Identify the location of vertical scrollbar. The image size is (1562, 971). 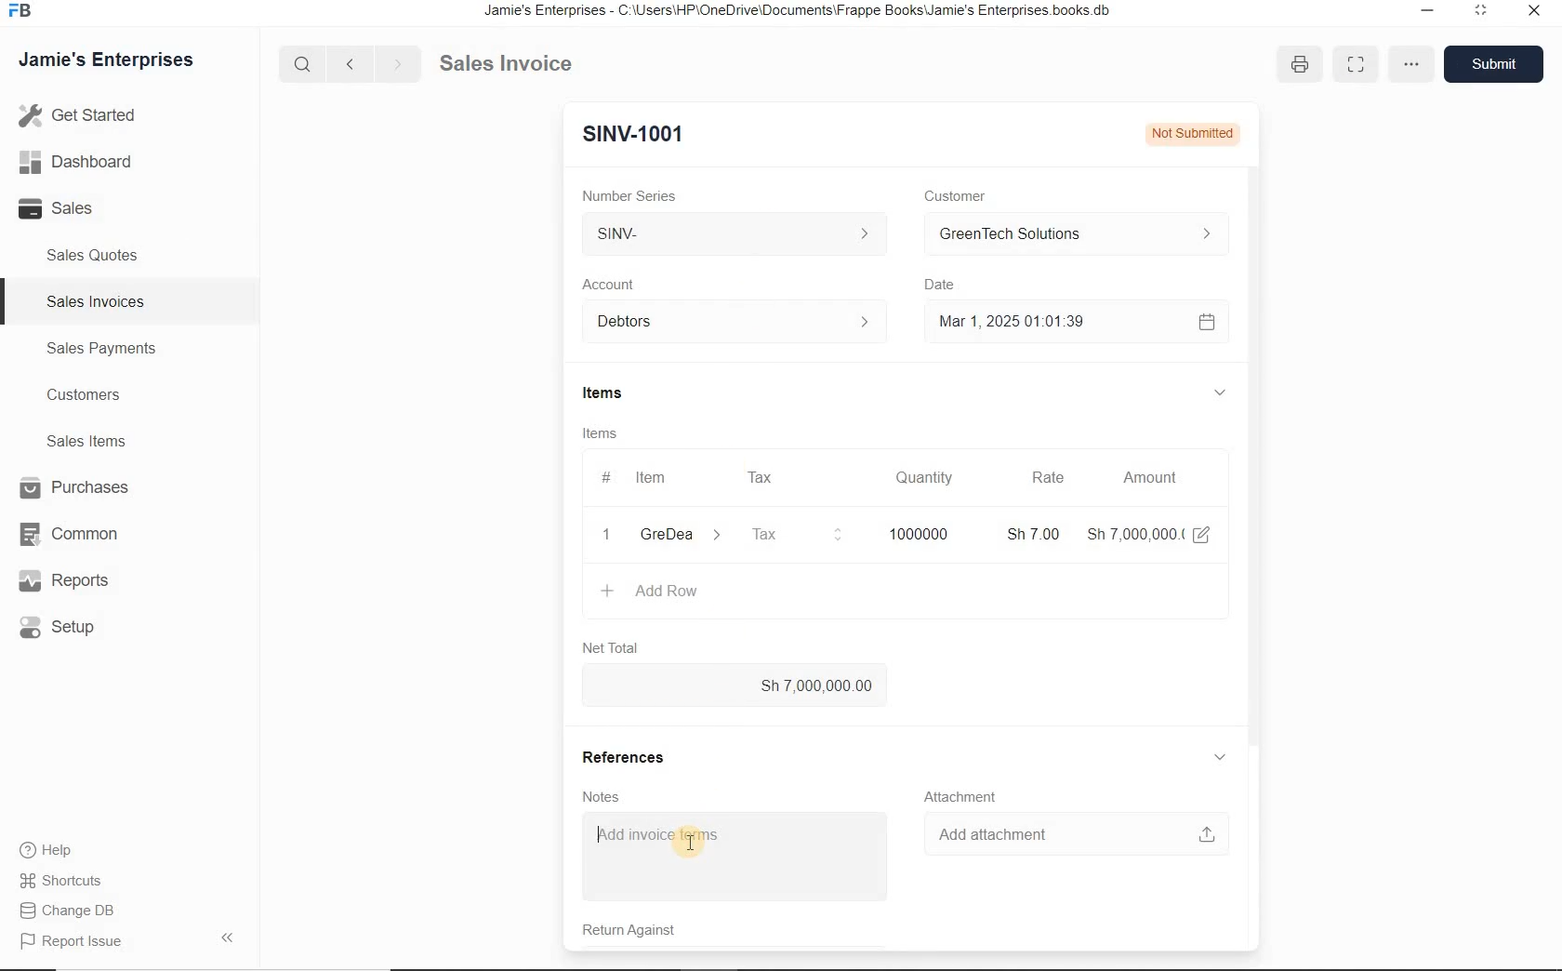
(1251, 433).